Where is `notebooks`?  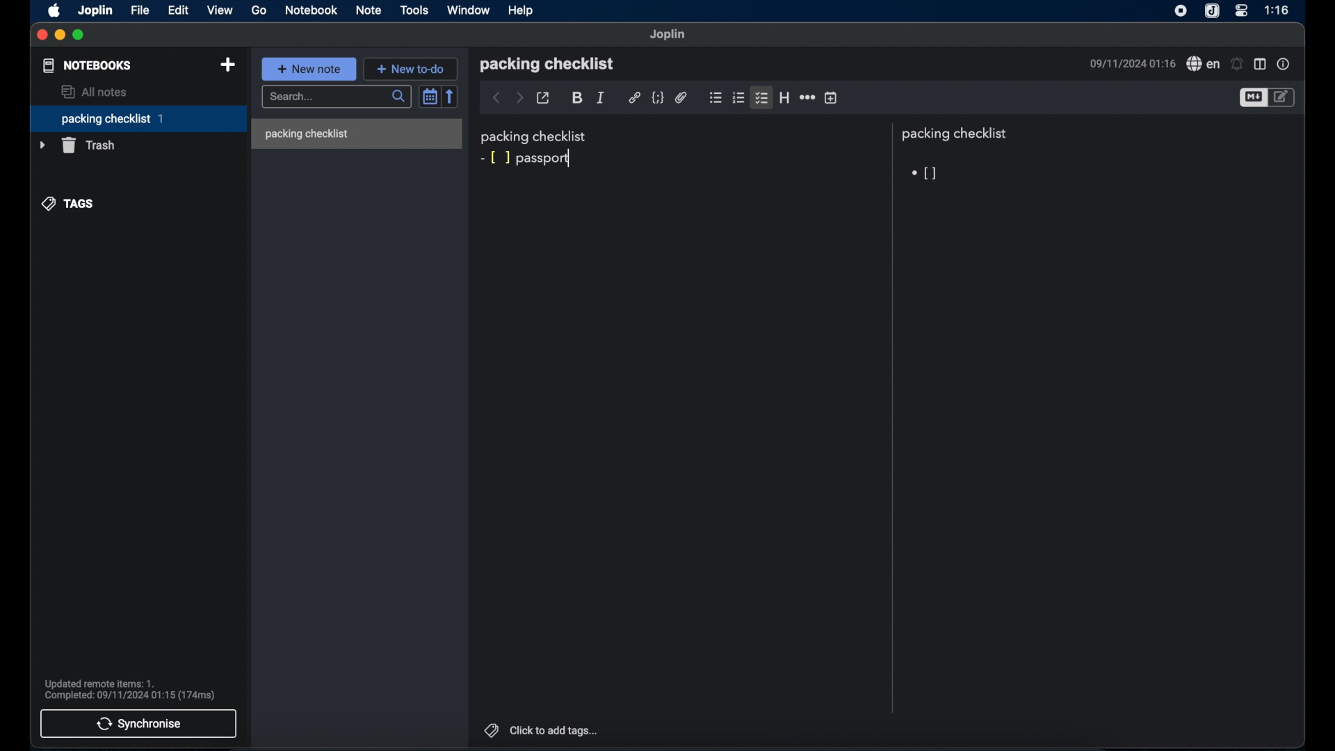
notebooks is located at coordinates (87, 65).